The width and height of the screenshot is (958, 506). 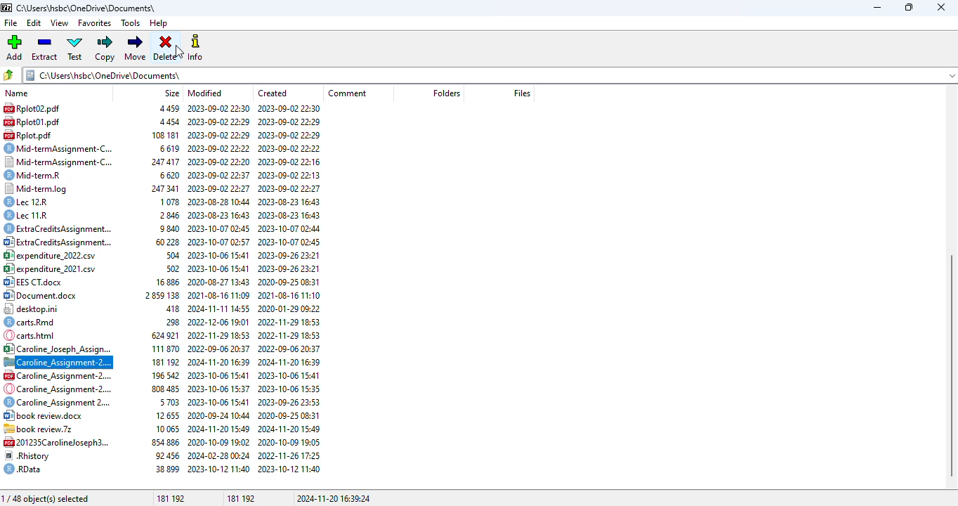 I want to click on &31201235Carolineloseph3.., so click(x=54, y=441).